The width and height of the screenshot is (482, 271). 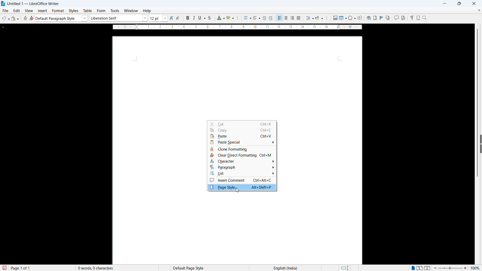 I want to click on Clone formatting , so click(x=242, y=149).